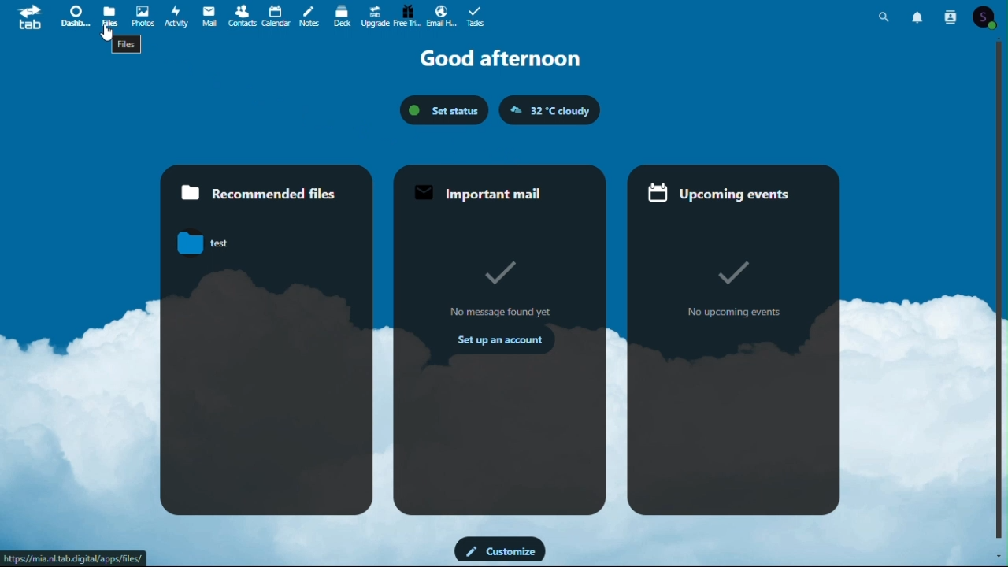 This screenshot has height=567, width=1008. Describe the element at coordinates (475, 15) in the screenshot. I see `tasks` at that location.